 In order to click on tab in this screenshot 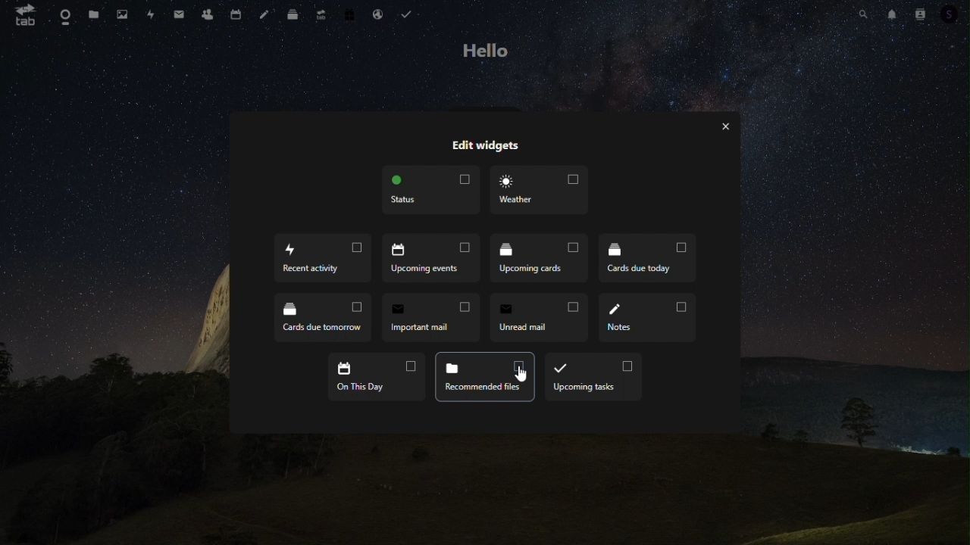, I will do `click(26, 17)`.